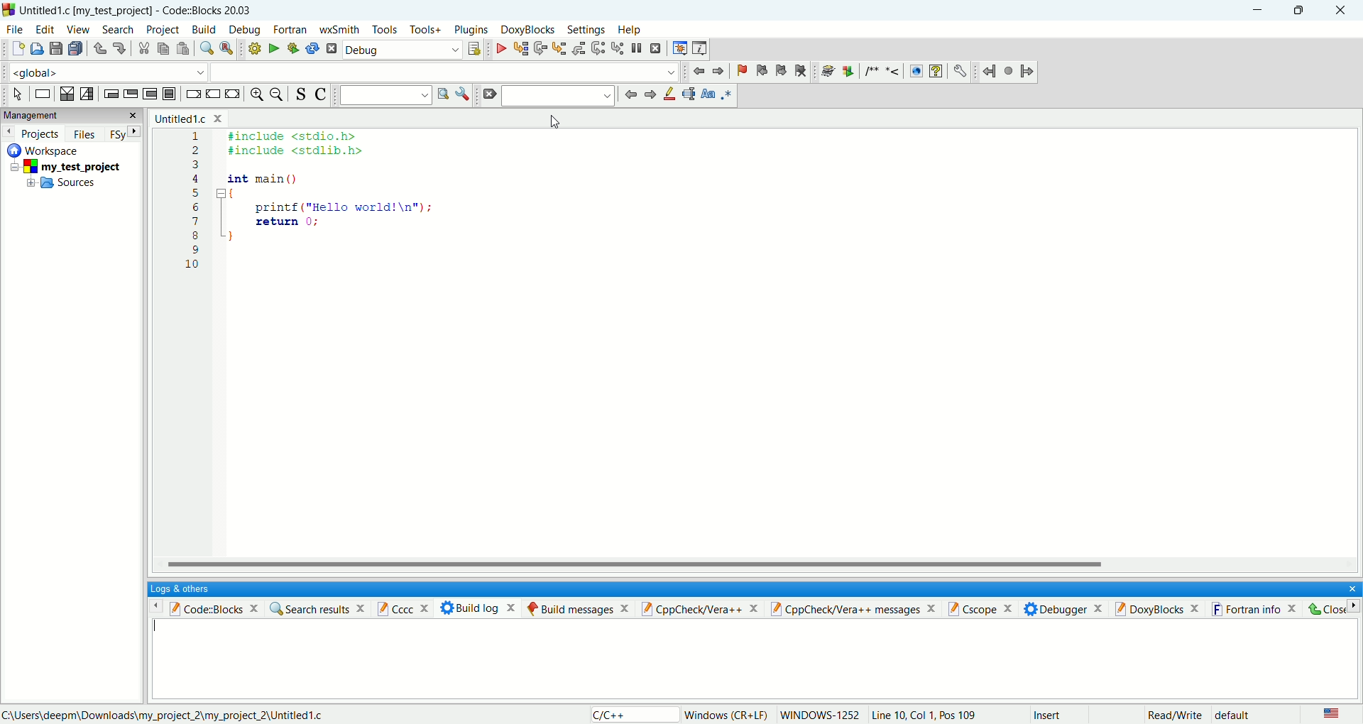 The image size is (1363, 724). I want to click on line, col, so click(924, 715).